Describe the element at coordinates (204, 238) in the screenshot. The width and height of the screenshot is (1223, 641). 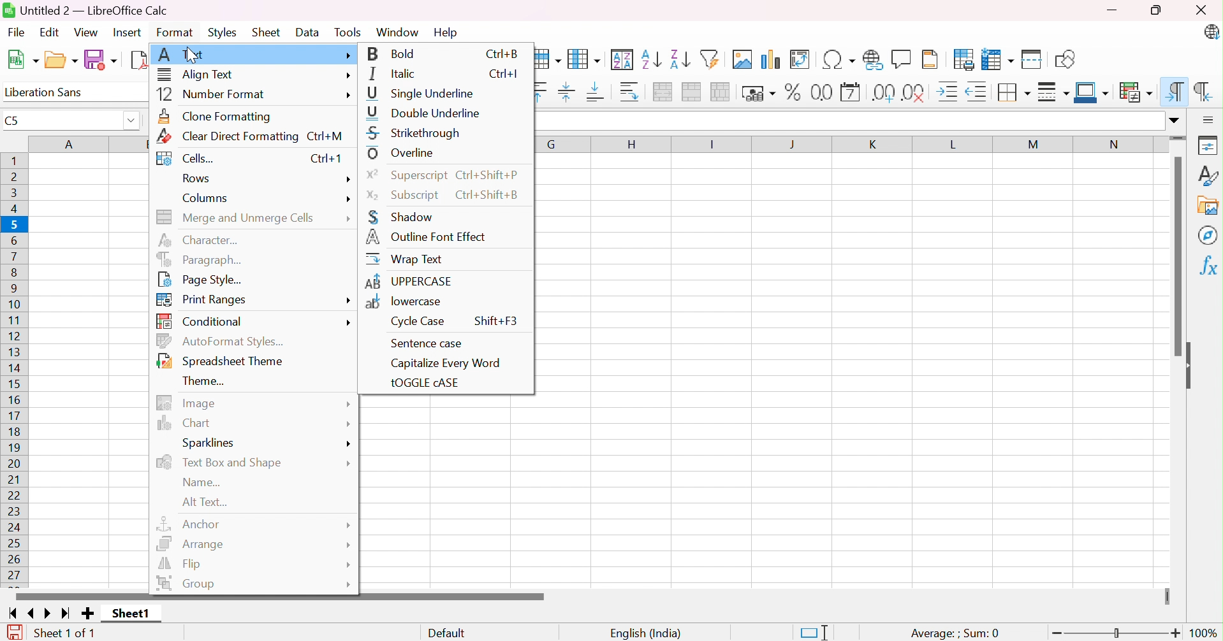
I see `Character` at that location.